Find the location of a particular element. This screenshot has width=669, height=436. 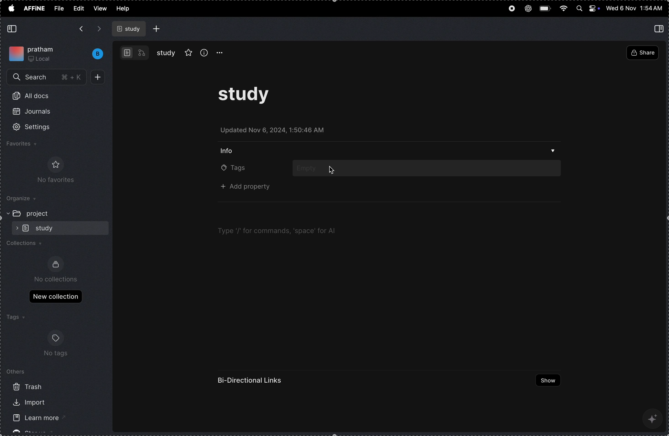

apple widgets is located at coordinates (587, 9).